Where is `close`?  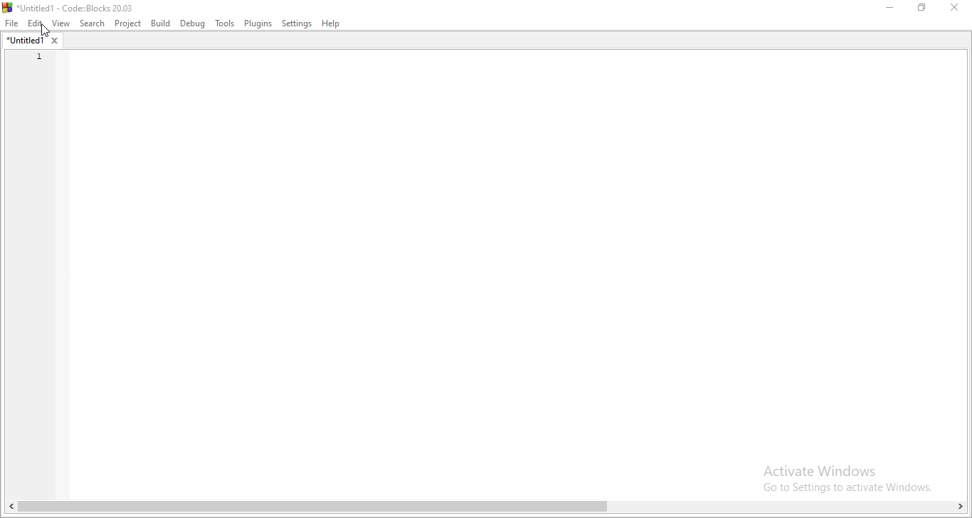 close is located at coordinates (952, 9).